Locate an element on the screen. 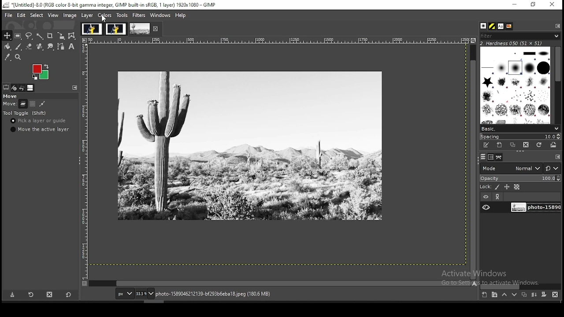 The image size is (564, 317). edit brush is located at coordinates (487, 145).